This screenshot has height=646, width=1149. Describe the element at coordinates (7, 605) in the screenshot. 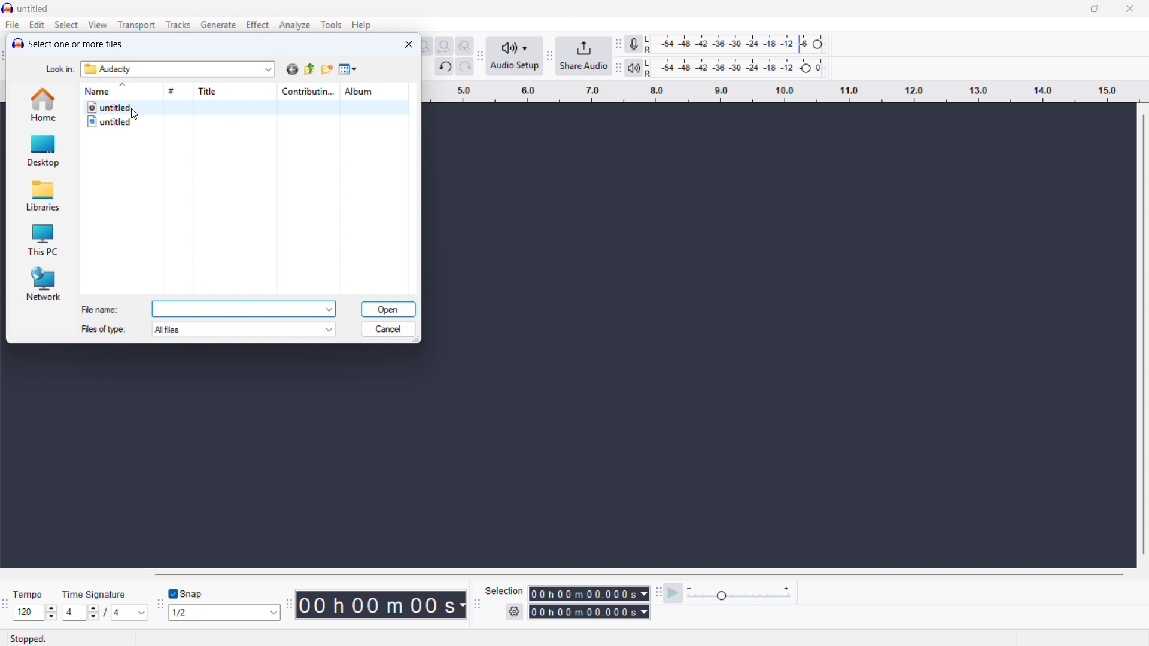

I see `Time signature toolbar ` at that location.